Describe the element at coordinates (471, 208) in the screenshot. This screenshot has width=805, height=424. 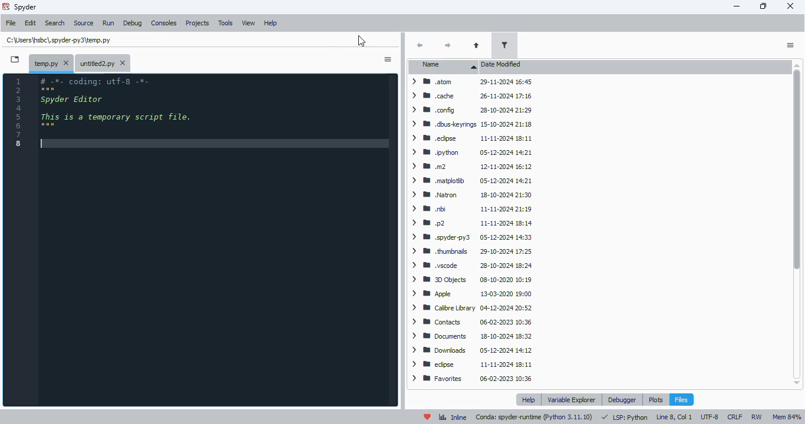
I see `> Wm bi 11-11-2024 21:19` at that location.